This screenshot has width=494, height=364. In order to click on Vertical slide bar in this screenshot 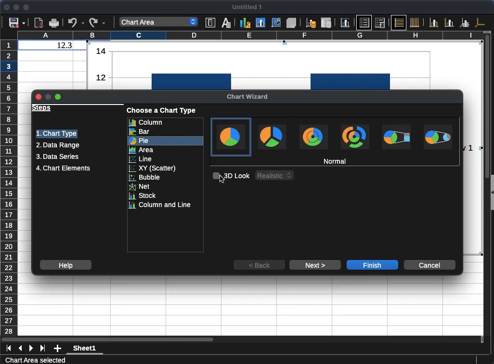, I will do `click(487, 108)`.